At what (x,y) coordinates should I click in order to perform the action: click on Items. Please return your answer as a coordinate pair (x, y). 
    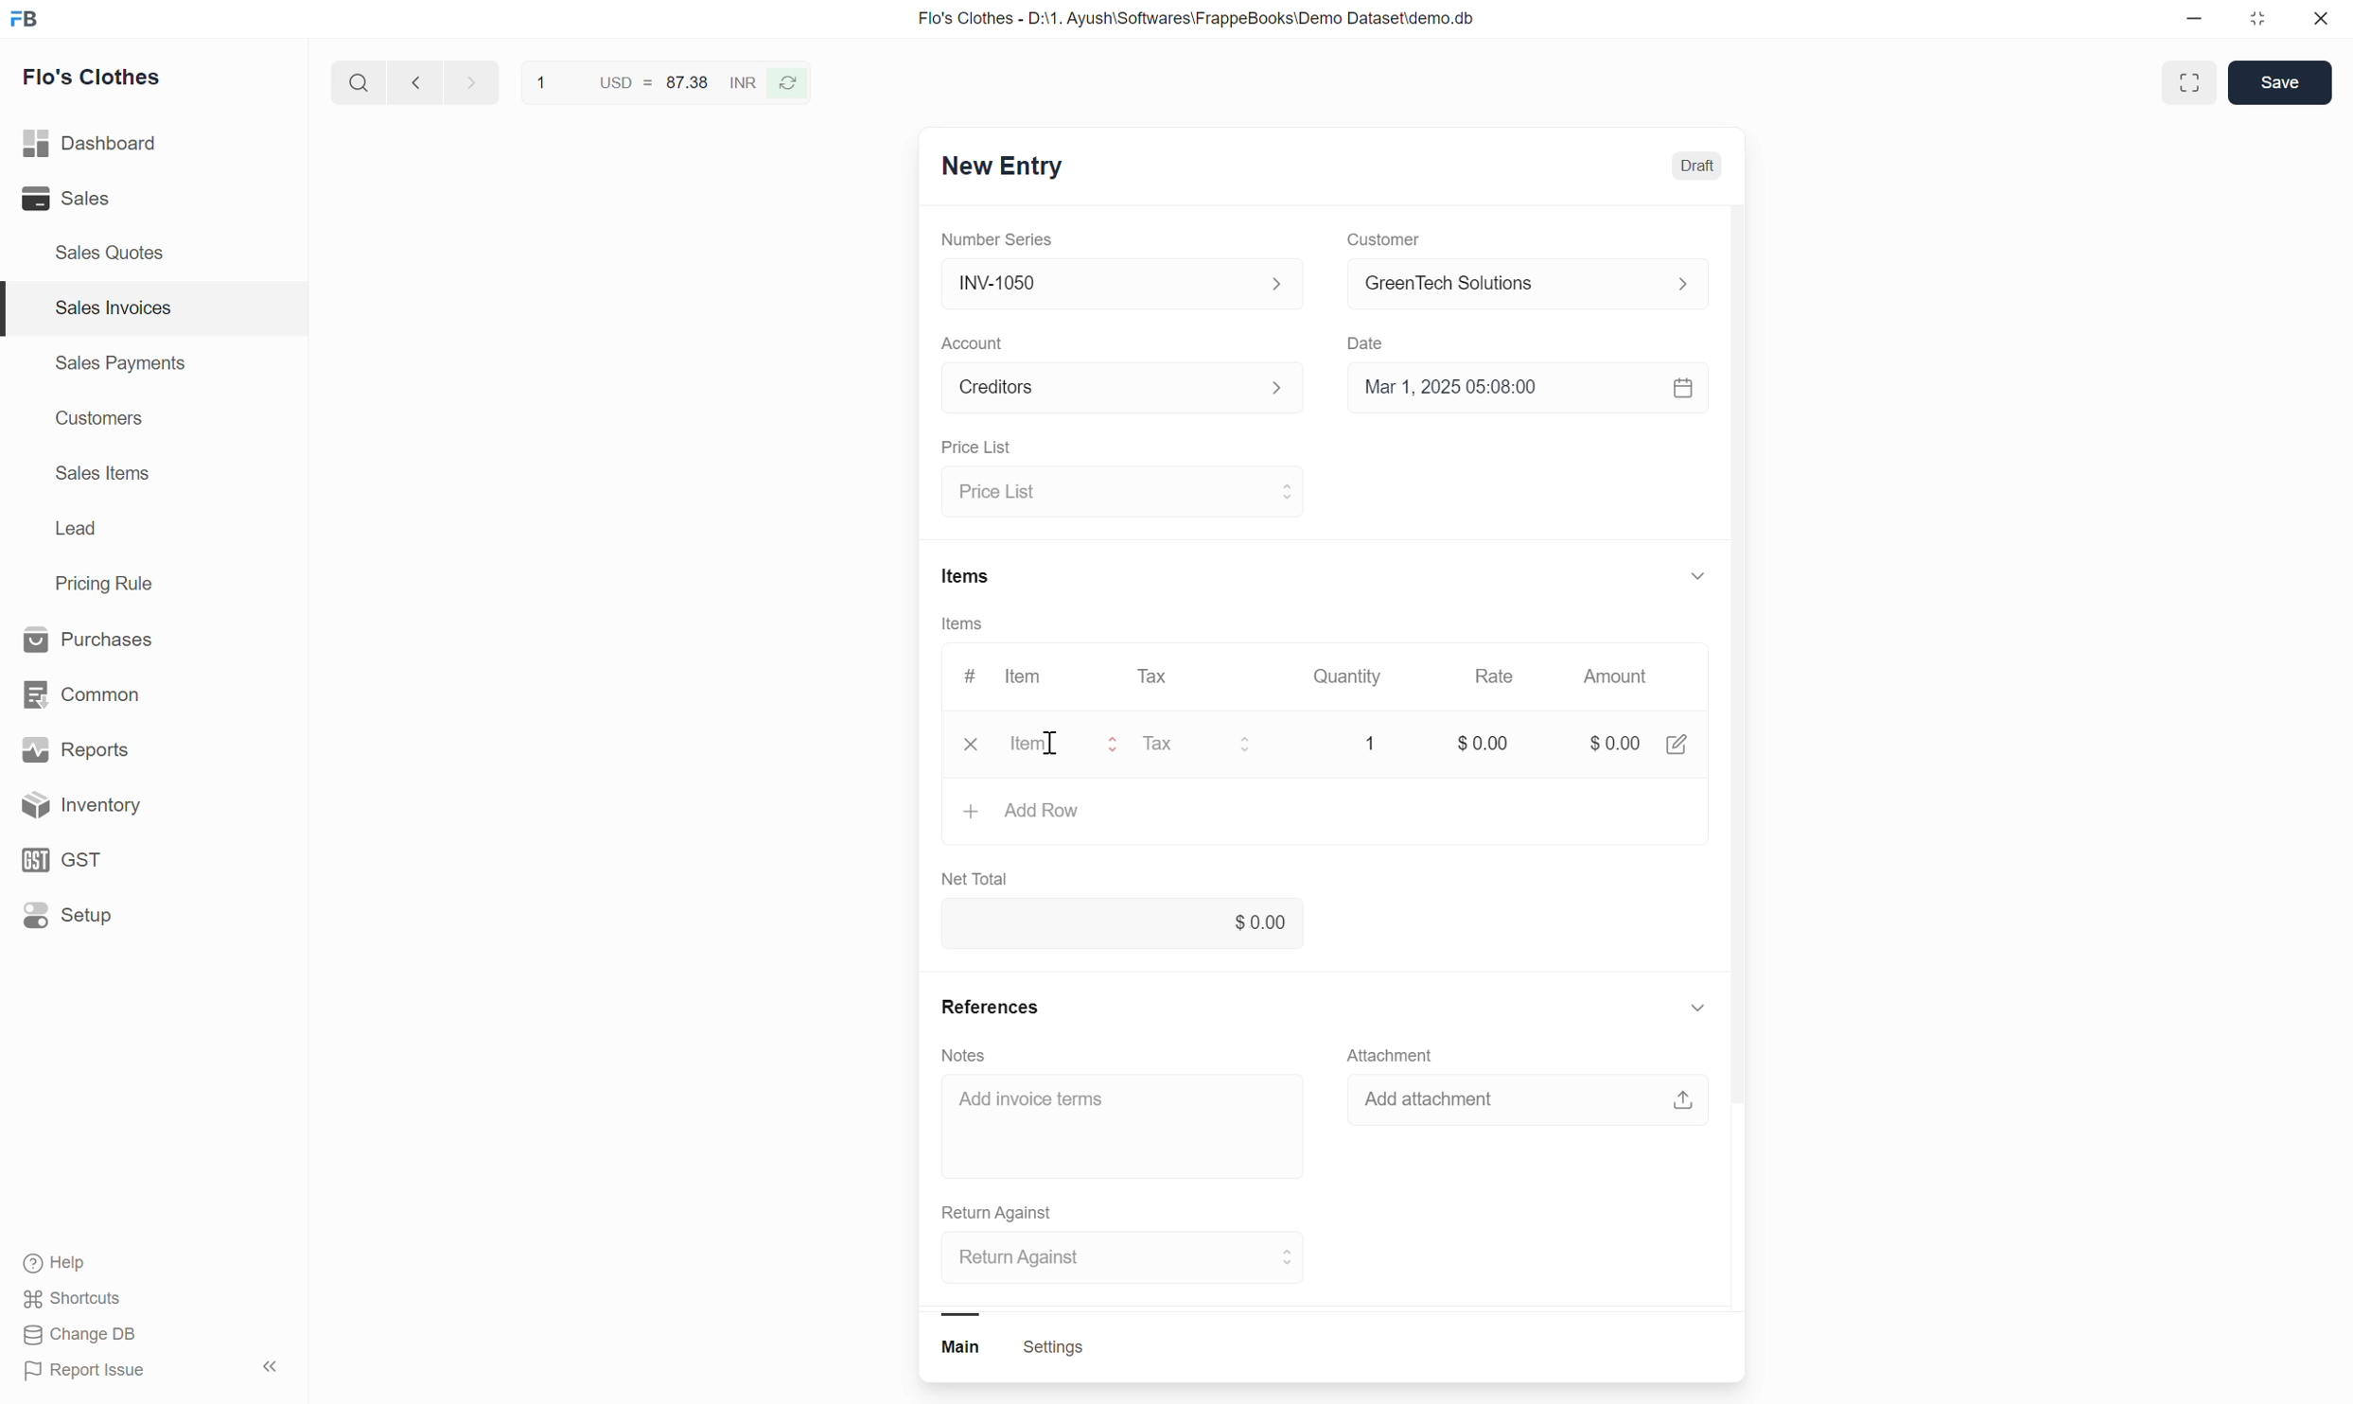
    Looking at the image, I should click on (962, 627).